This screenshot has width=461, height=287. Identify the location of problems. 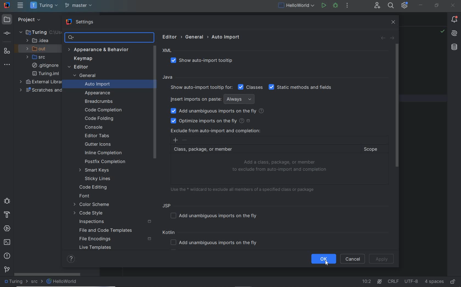
(7, 256).